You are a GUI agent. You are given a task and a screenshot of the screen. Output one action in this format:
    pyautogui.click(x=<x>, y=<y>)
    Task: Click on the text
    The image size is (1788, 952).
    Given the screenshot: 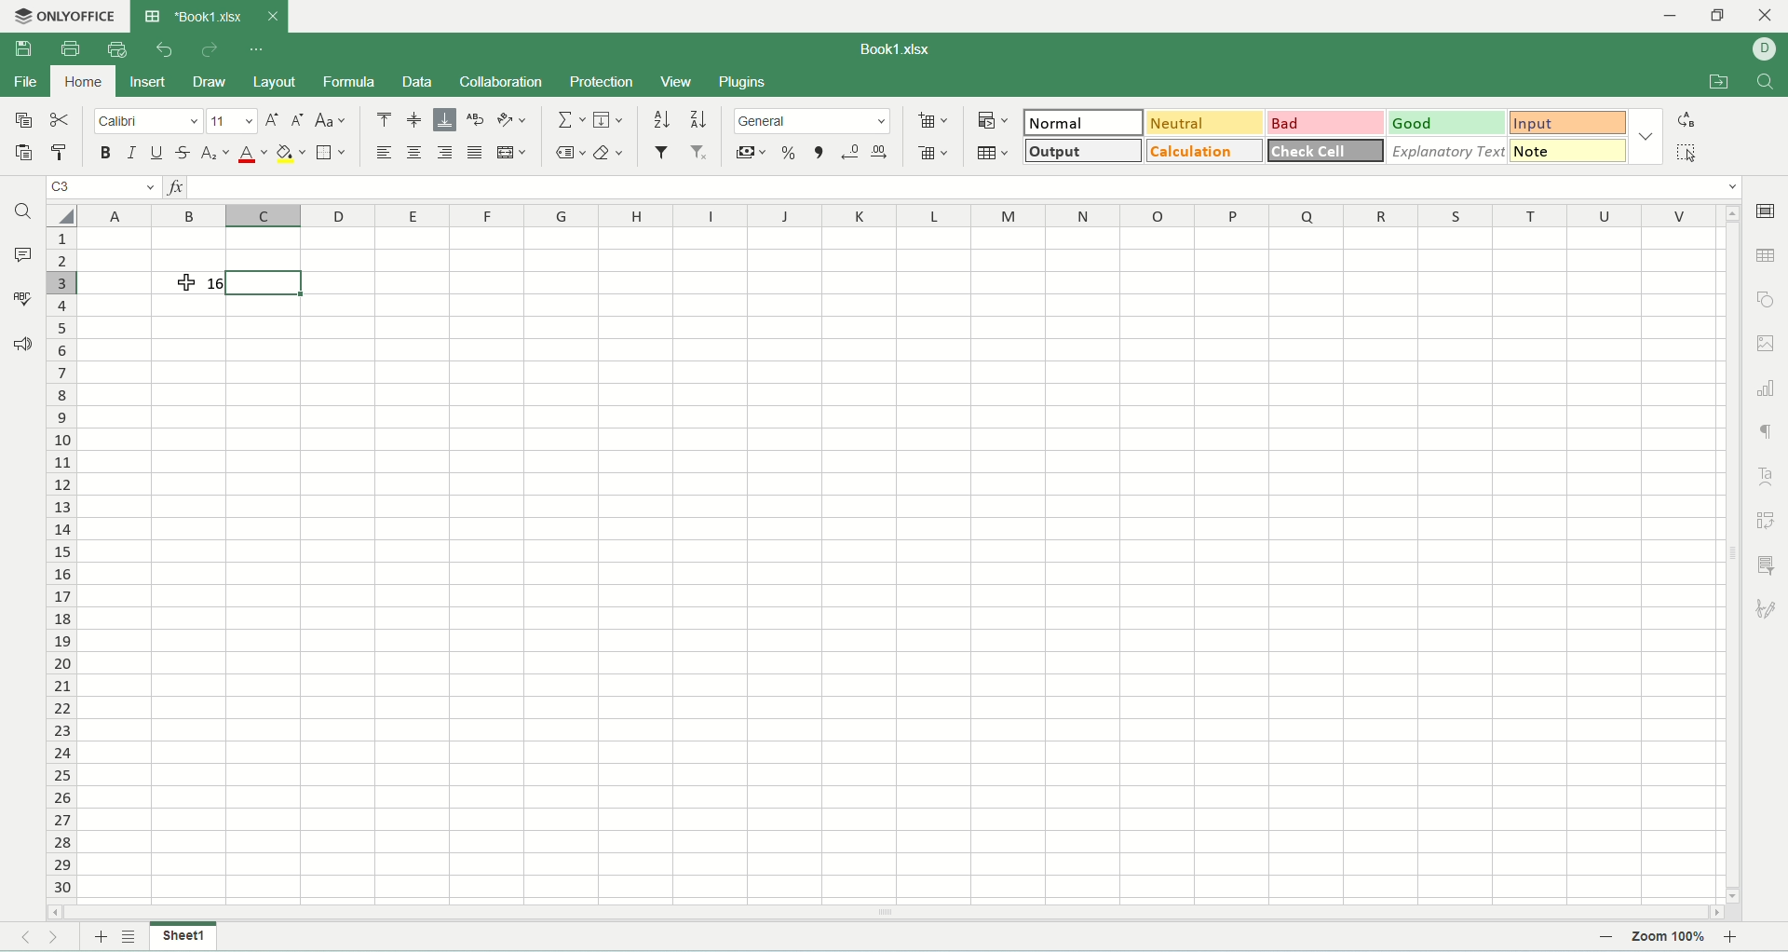 What is the action you would take?
    pyautogui.click(x=189, y=282)
    